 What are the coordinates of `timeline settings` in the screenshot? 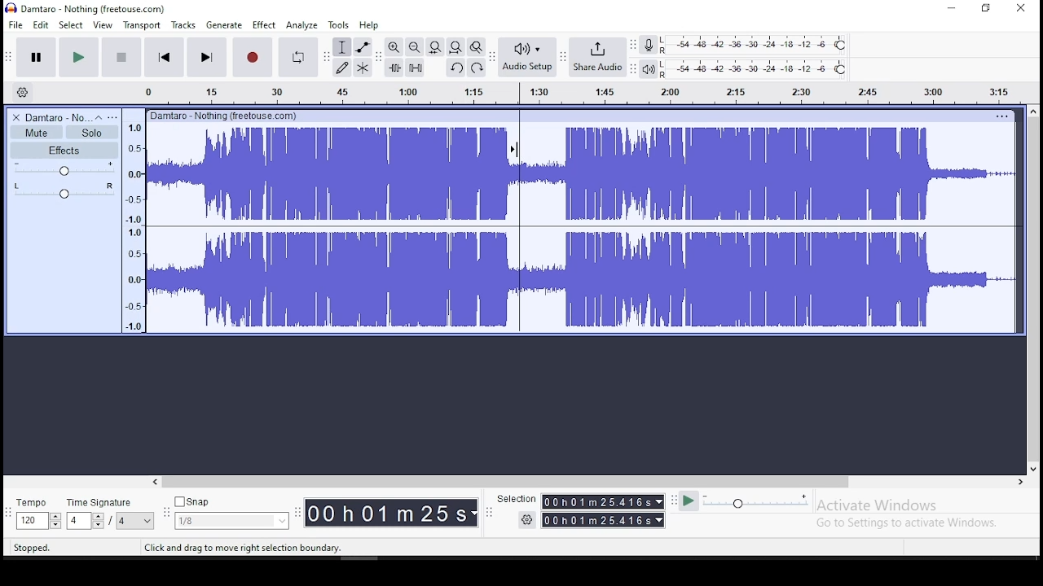 It's located at (23, 93).